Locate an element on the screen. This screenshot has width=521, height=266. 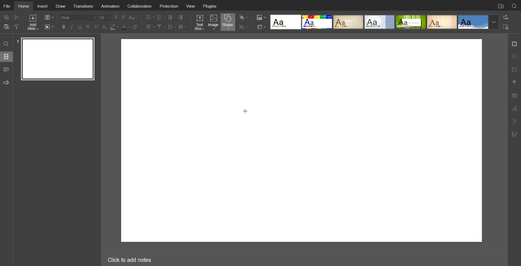
Slides is located at coordinates (7, 56).